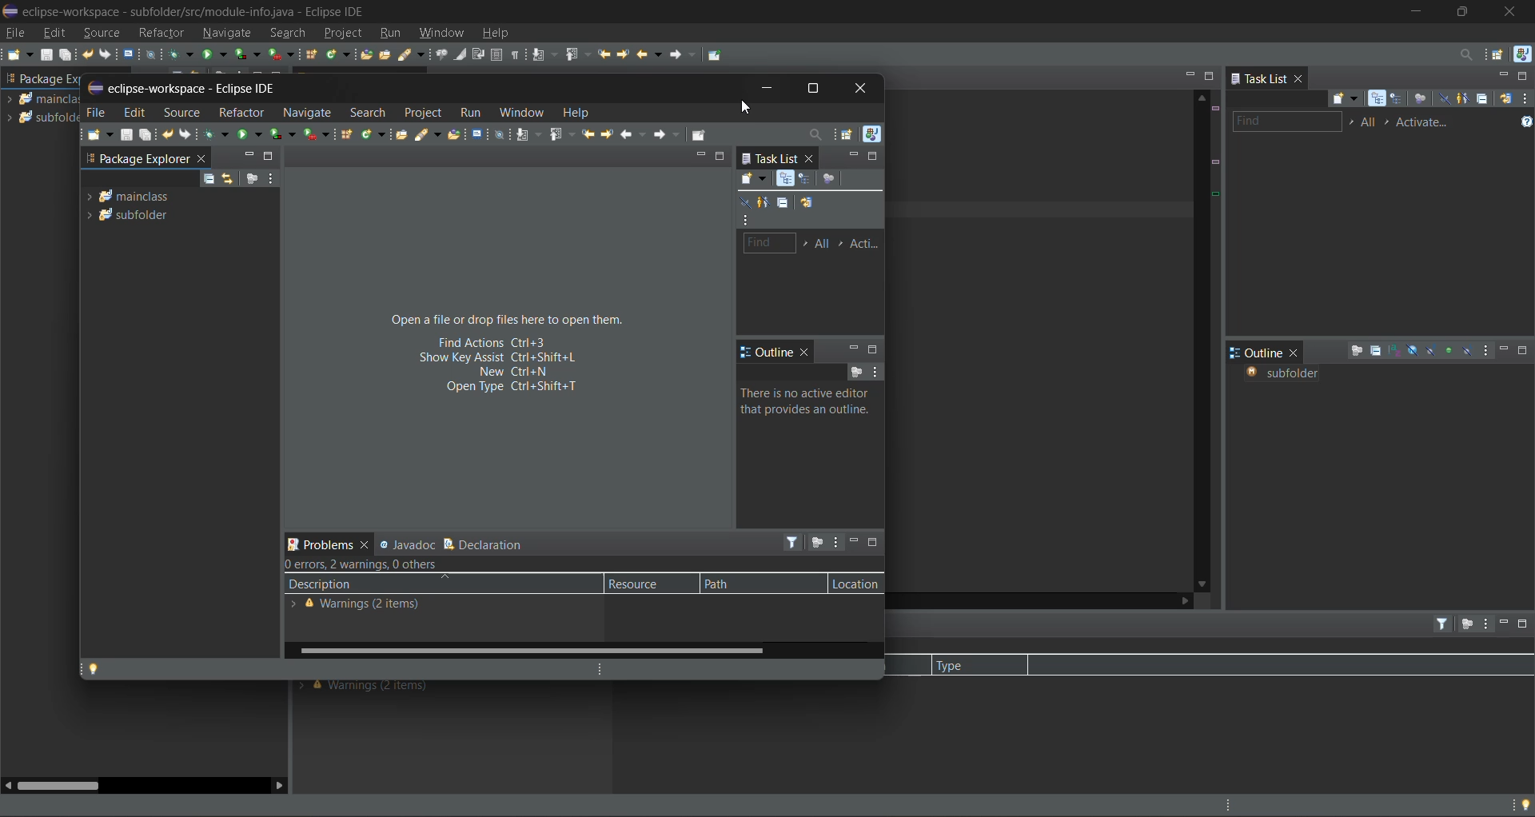 Image resolution: width=1535 pixels, height=817 pixels. What do you see at coordinates (1521, 803) in the screenshot?
I see `tip of the day` at bounding box center [1521, 803].